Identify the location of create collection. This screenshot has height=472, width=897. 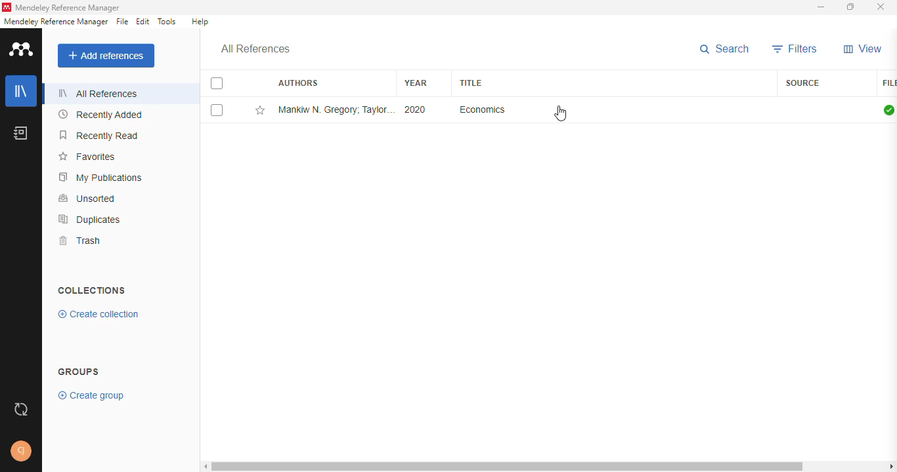
(98, 315).